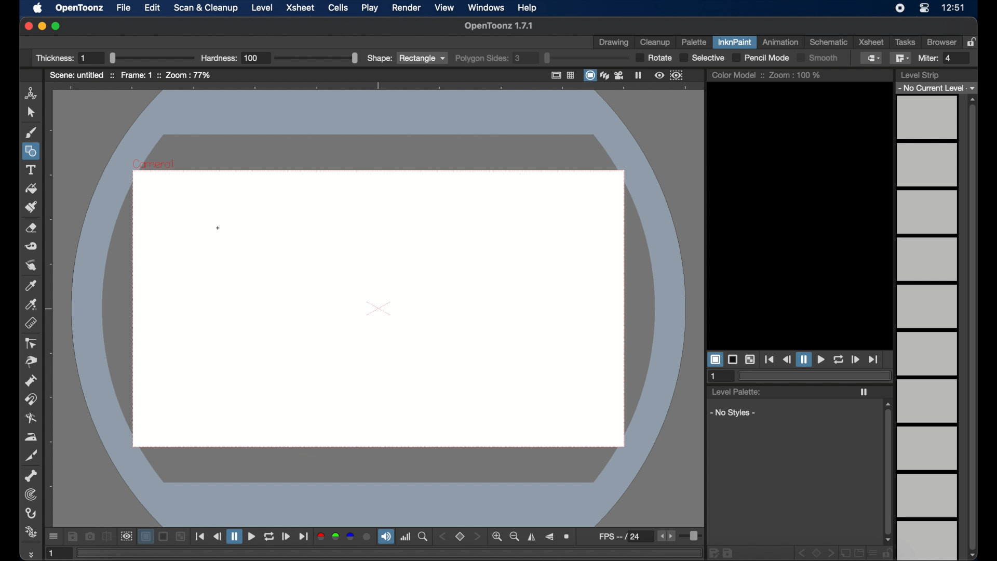  I want to click on text, so click(31, 170).